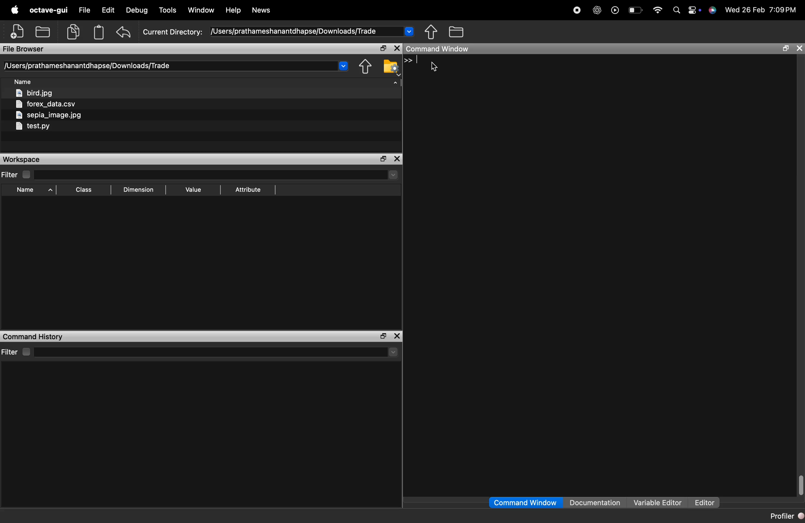 The image size is (805, 523). I want to click on sort by name, so click(25, 82).